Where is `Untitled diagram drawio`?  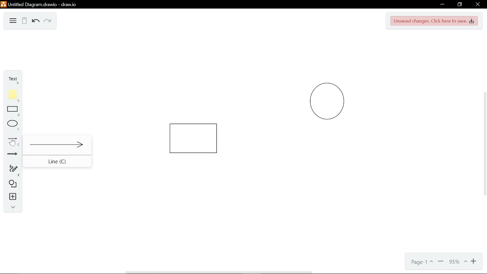
Untitled diagram drawio is located at coordinates (40, 5).